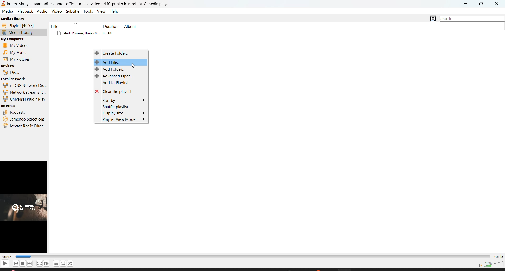  What do you see at coordinates (25, 92) in the screenshot?
I see `network streams` at bounding box center [25, 92].